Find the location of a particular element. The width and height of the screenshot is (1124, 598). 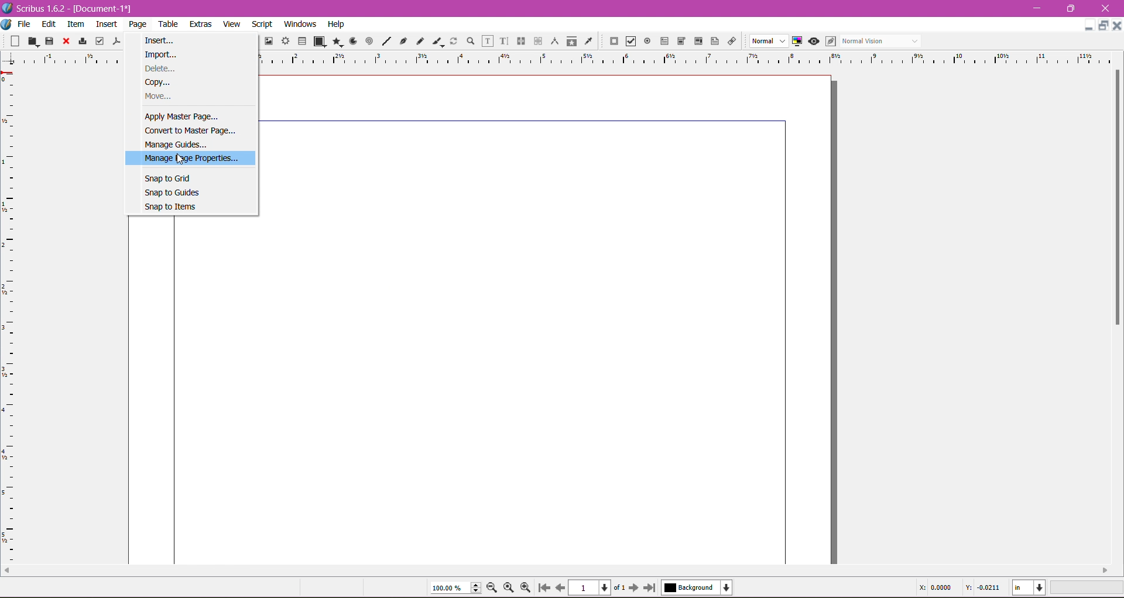

Line is located at coordinates (386, 40).